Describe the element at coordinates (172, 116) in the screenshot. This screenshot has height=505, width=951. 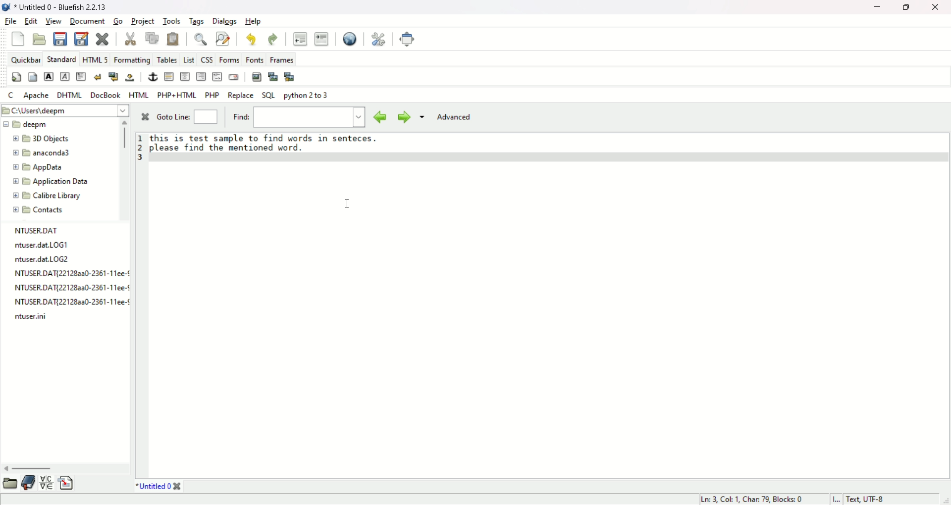
I see `goto line` at that location.